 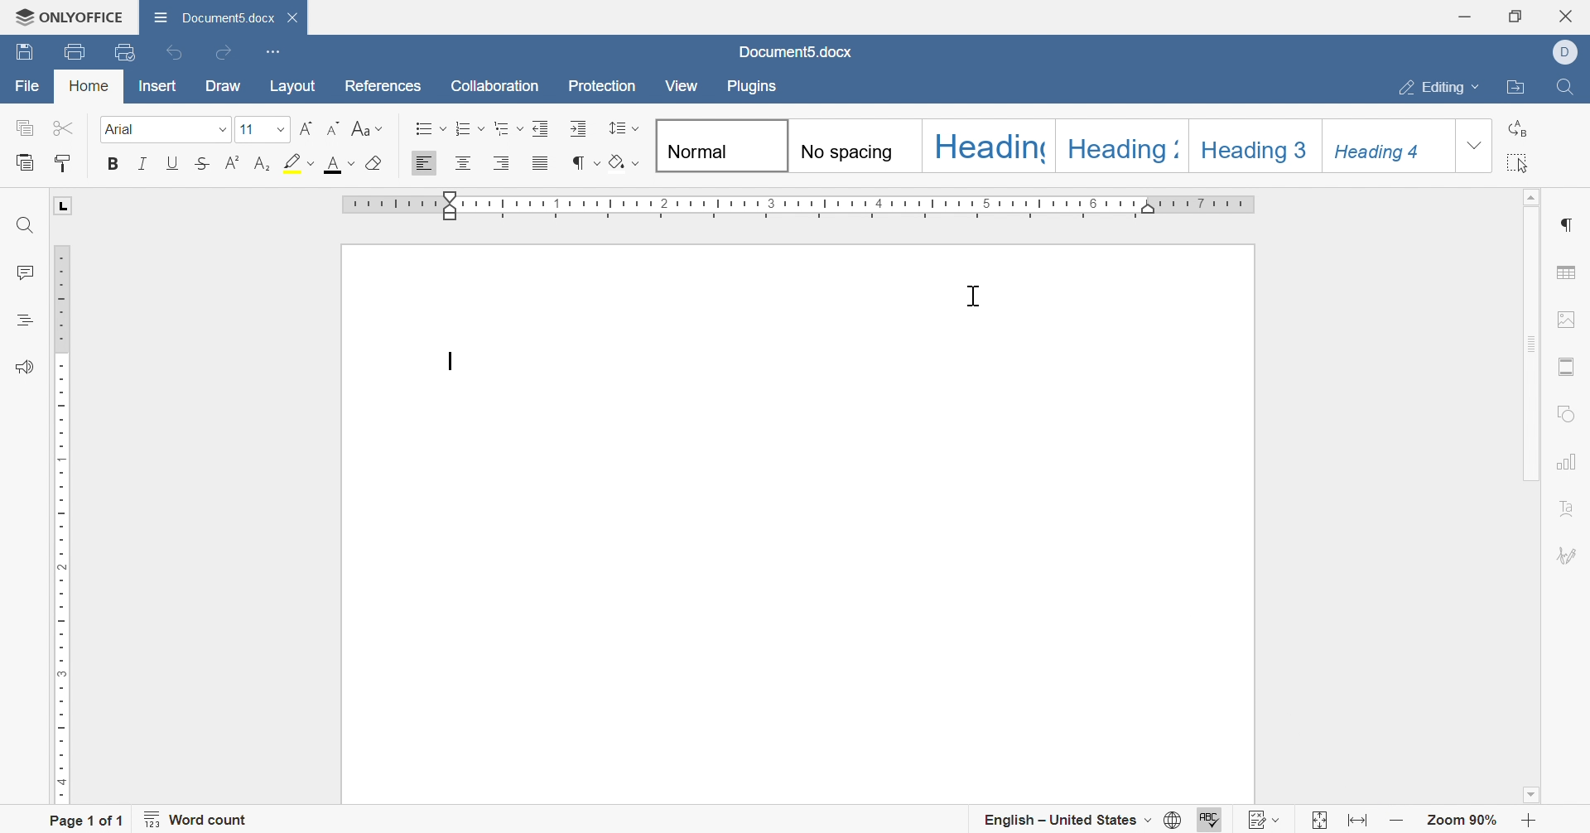 I want to click on print, so click(x=74, y=52).